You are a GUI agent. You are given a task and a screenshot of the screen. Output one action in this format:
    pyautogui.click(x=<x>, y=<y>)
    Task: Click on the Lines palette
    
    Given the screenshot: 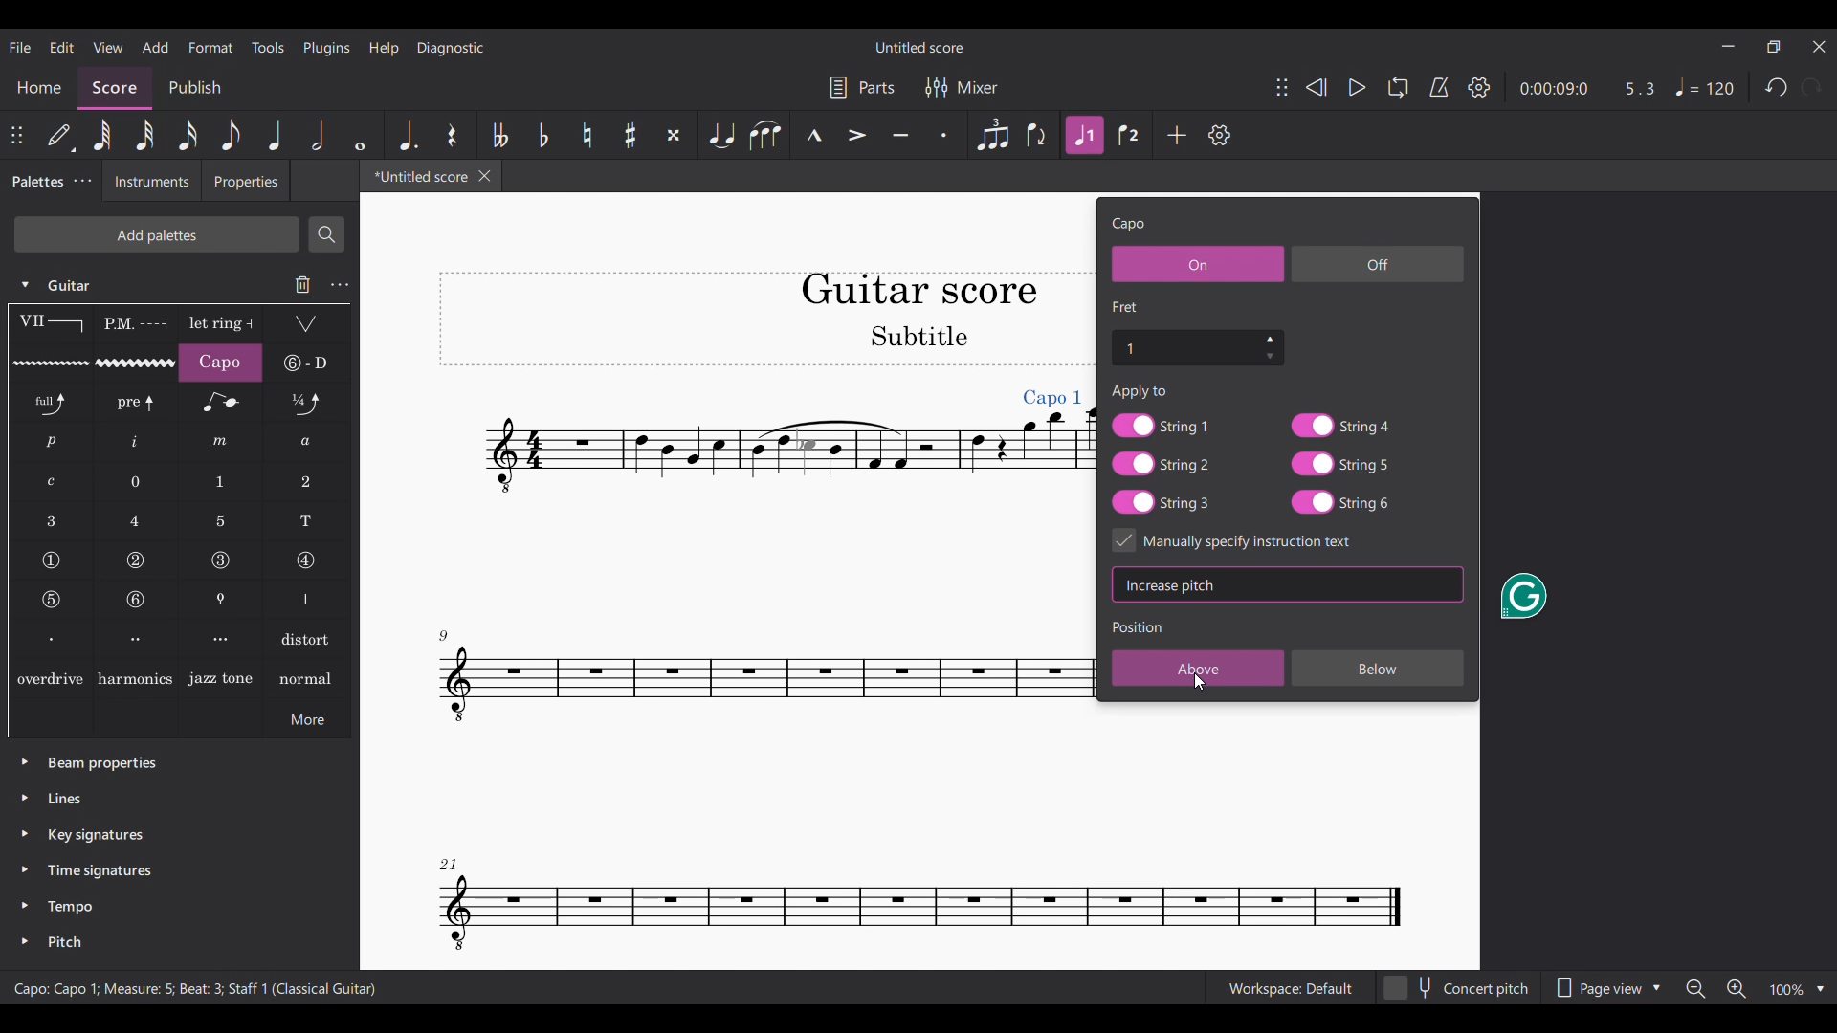 What is the action you would take?
    pyautogui.click(x=65, y=798)
    